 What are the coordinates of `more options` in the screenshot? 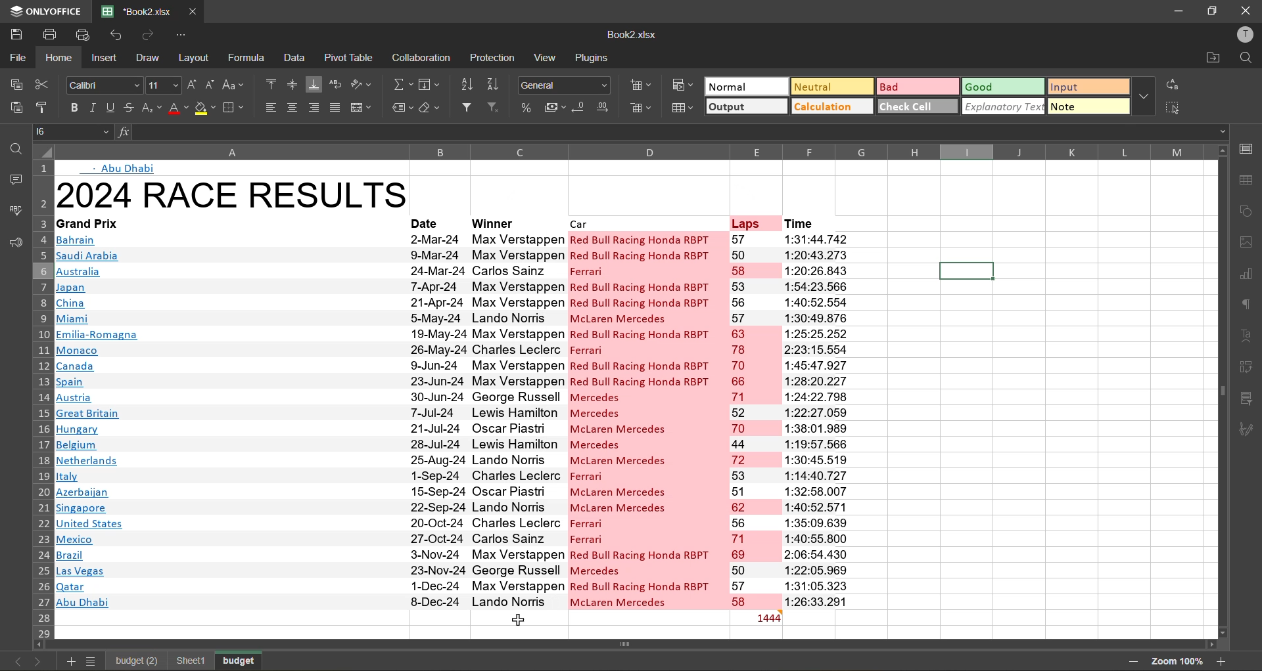 It's located at (1143, 97).